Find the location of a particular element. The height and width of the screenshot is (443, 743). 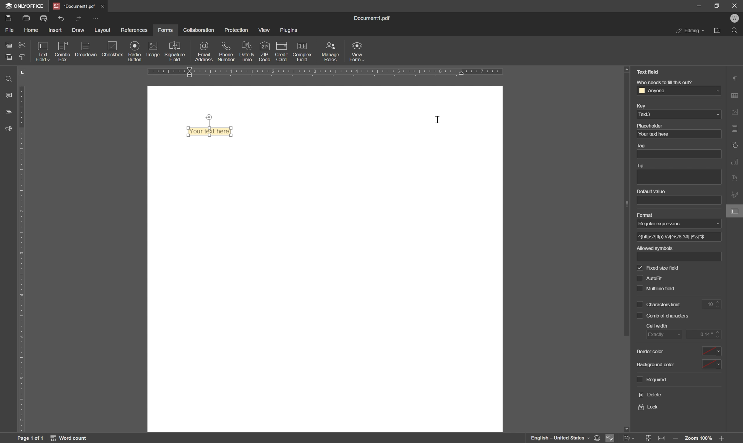

zoom 100% is located at coordinates (699, 439).